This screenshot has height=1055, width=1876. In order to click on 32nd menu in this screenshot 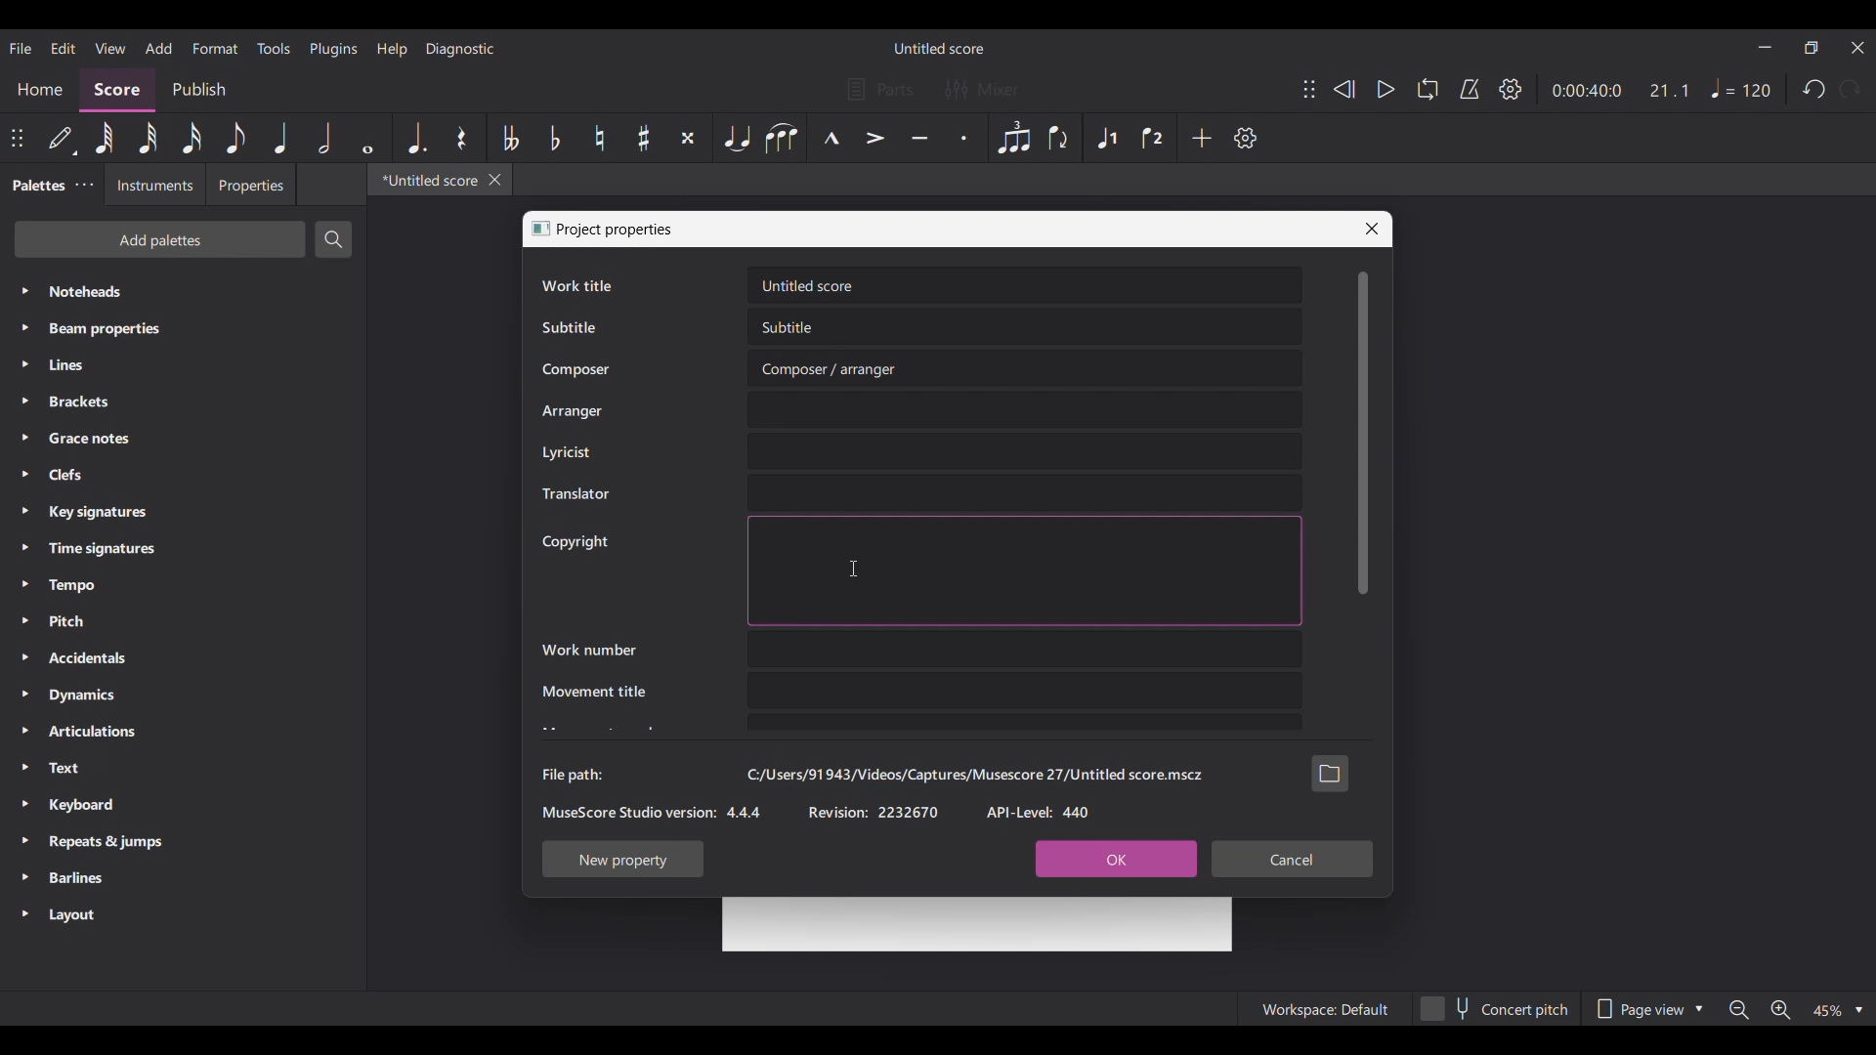, I will do `click(148, 138)`.